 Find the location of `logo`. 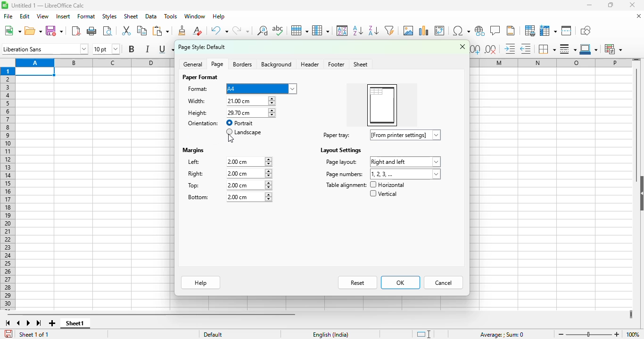

logo is located at coordinates (5, 5).